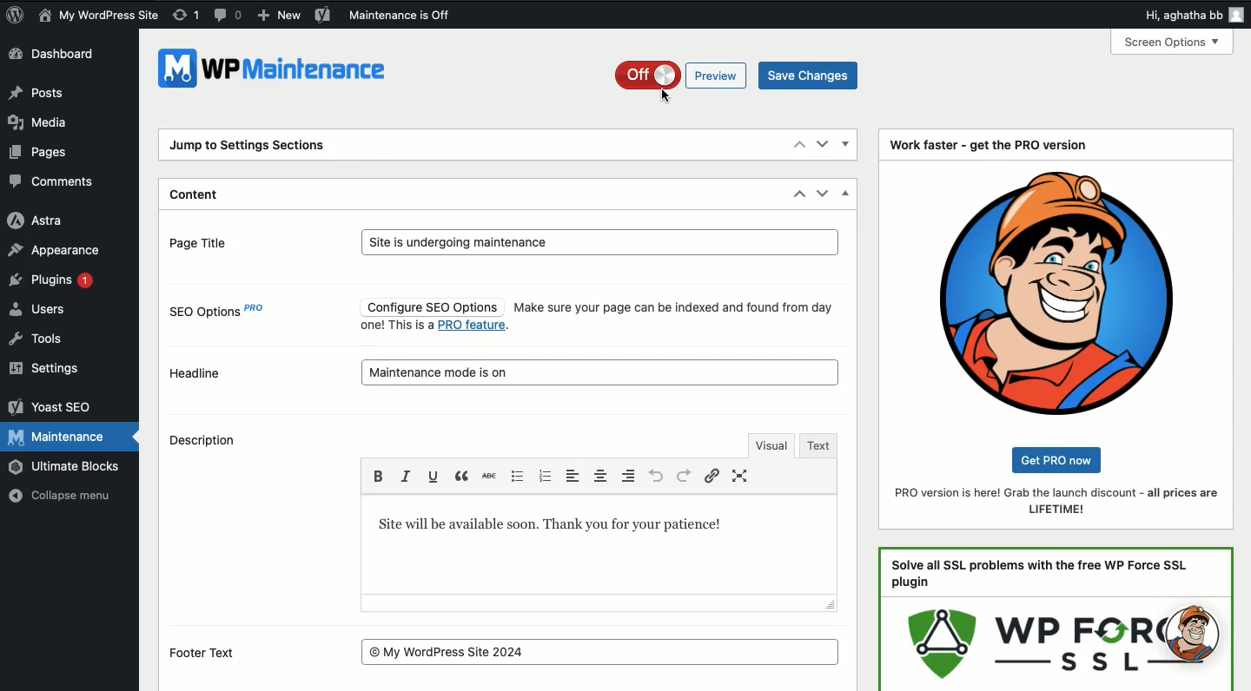  What do you see at coordinates (55, 181) in the screenshot?
I see `Comments` at bounding box center [55, 181].